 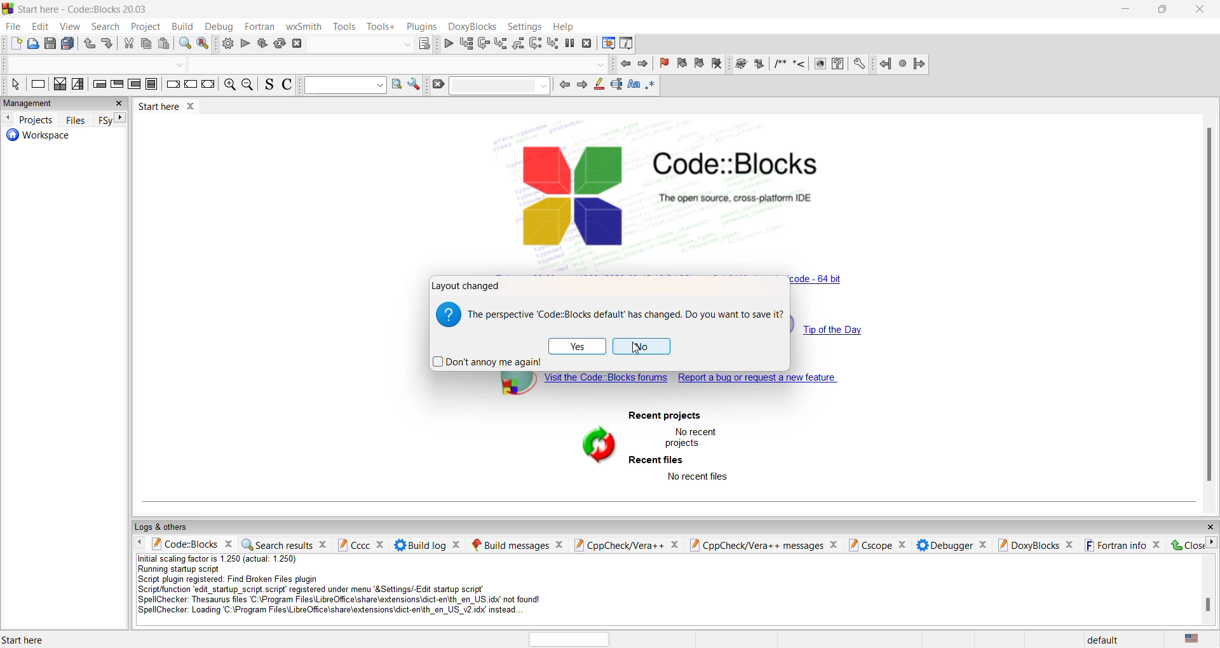 I want to click on start here, so click(x=41, y=637).